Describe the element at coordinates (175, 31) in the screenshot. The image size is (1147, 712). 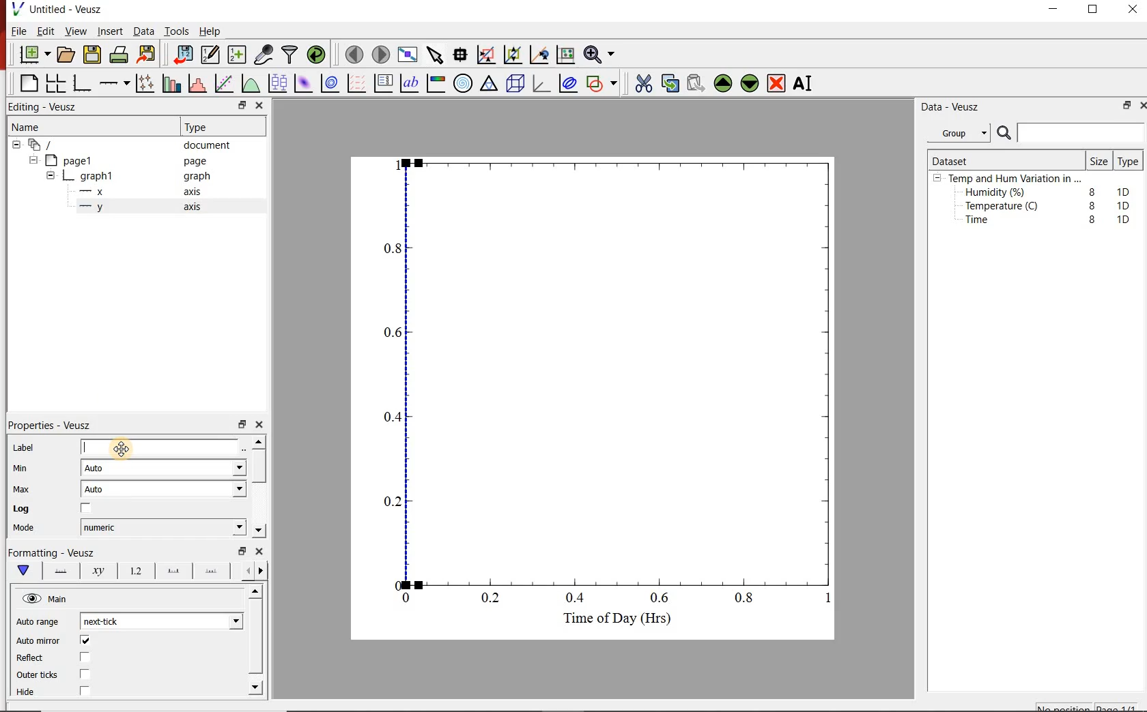
I see `Tools` at that location.